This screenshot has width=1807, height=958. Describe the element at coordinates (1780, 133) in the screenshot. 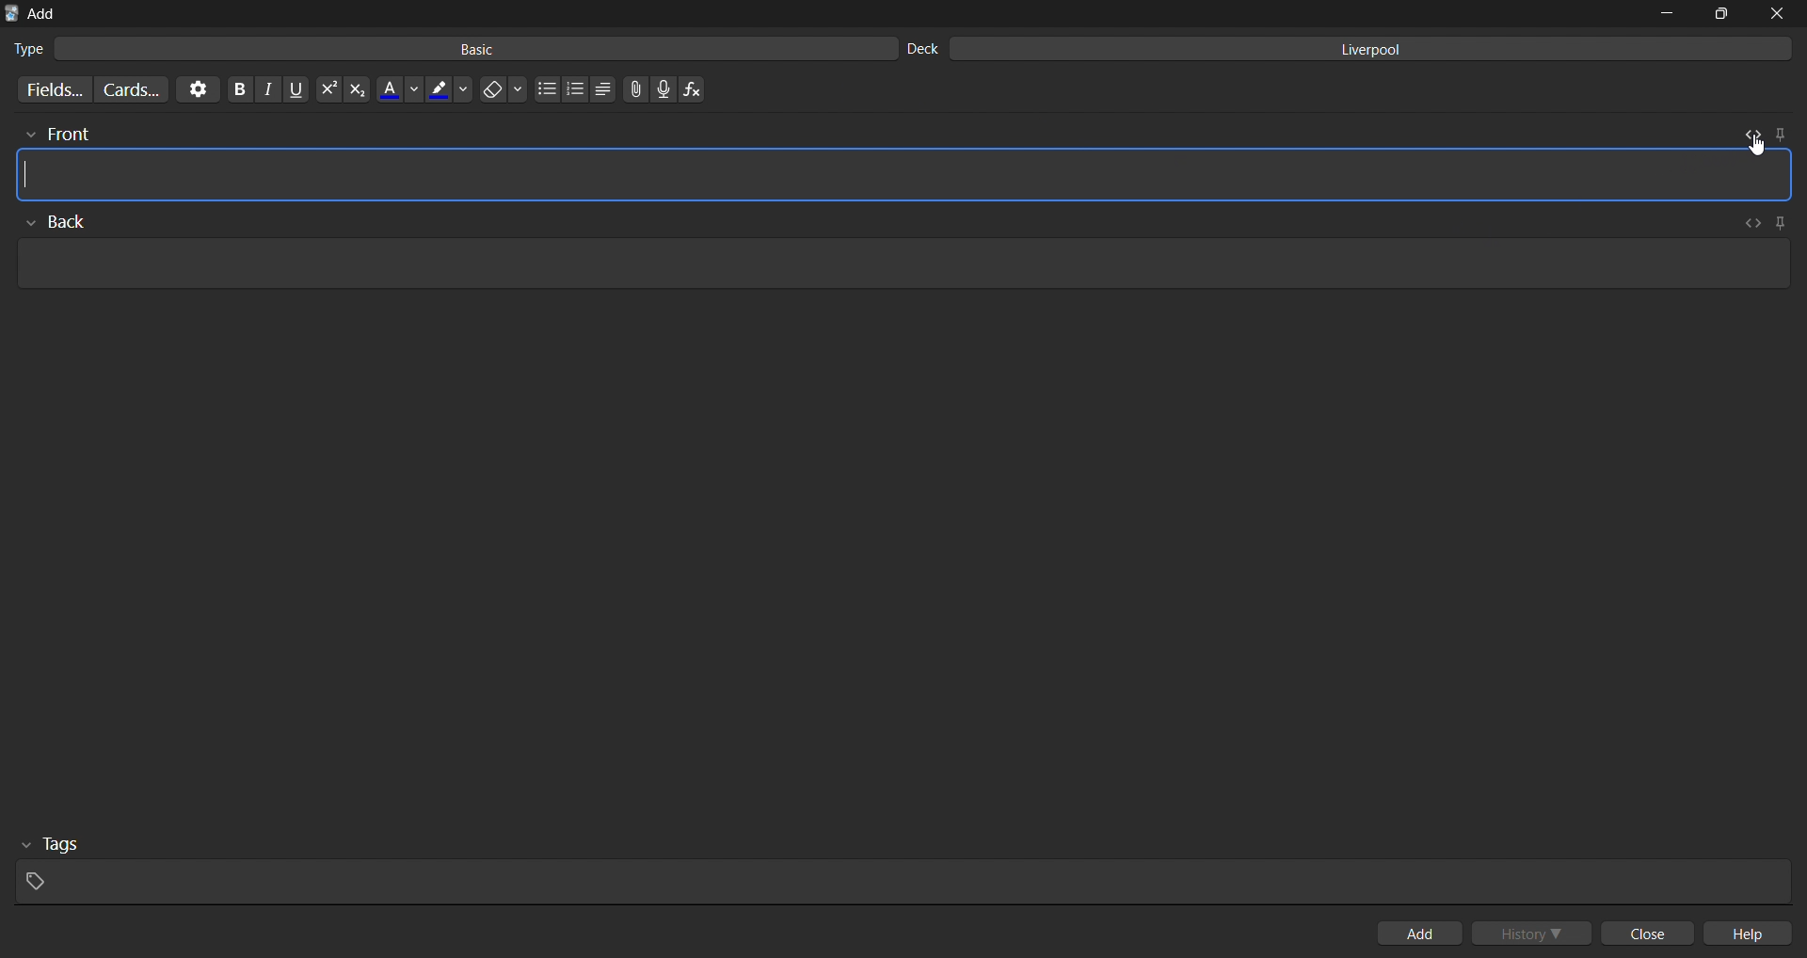

I see `pin` at that location.